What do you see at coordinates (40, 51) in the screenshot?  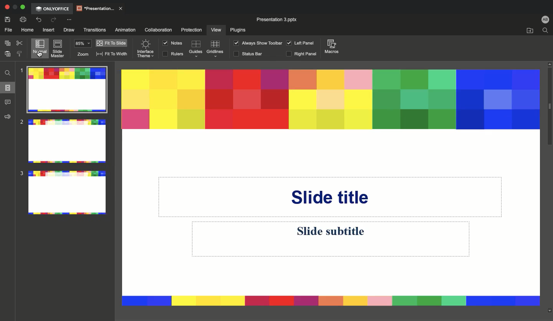 I see `Cursor` at bounding box center [40, 51].